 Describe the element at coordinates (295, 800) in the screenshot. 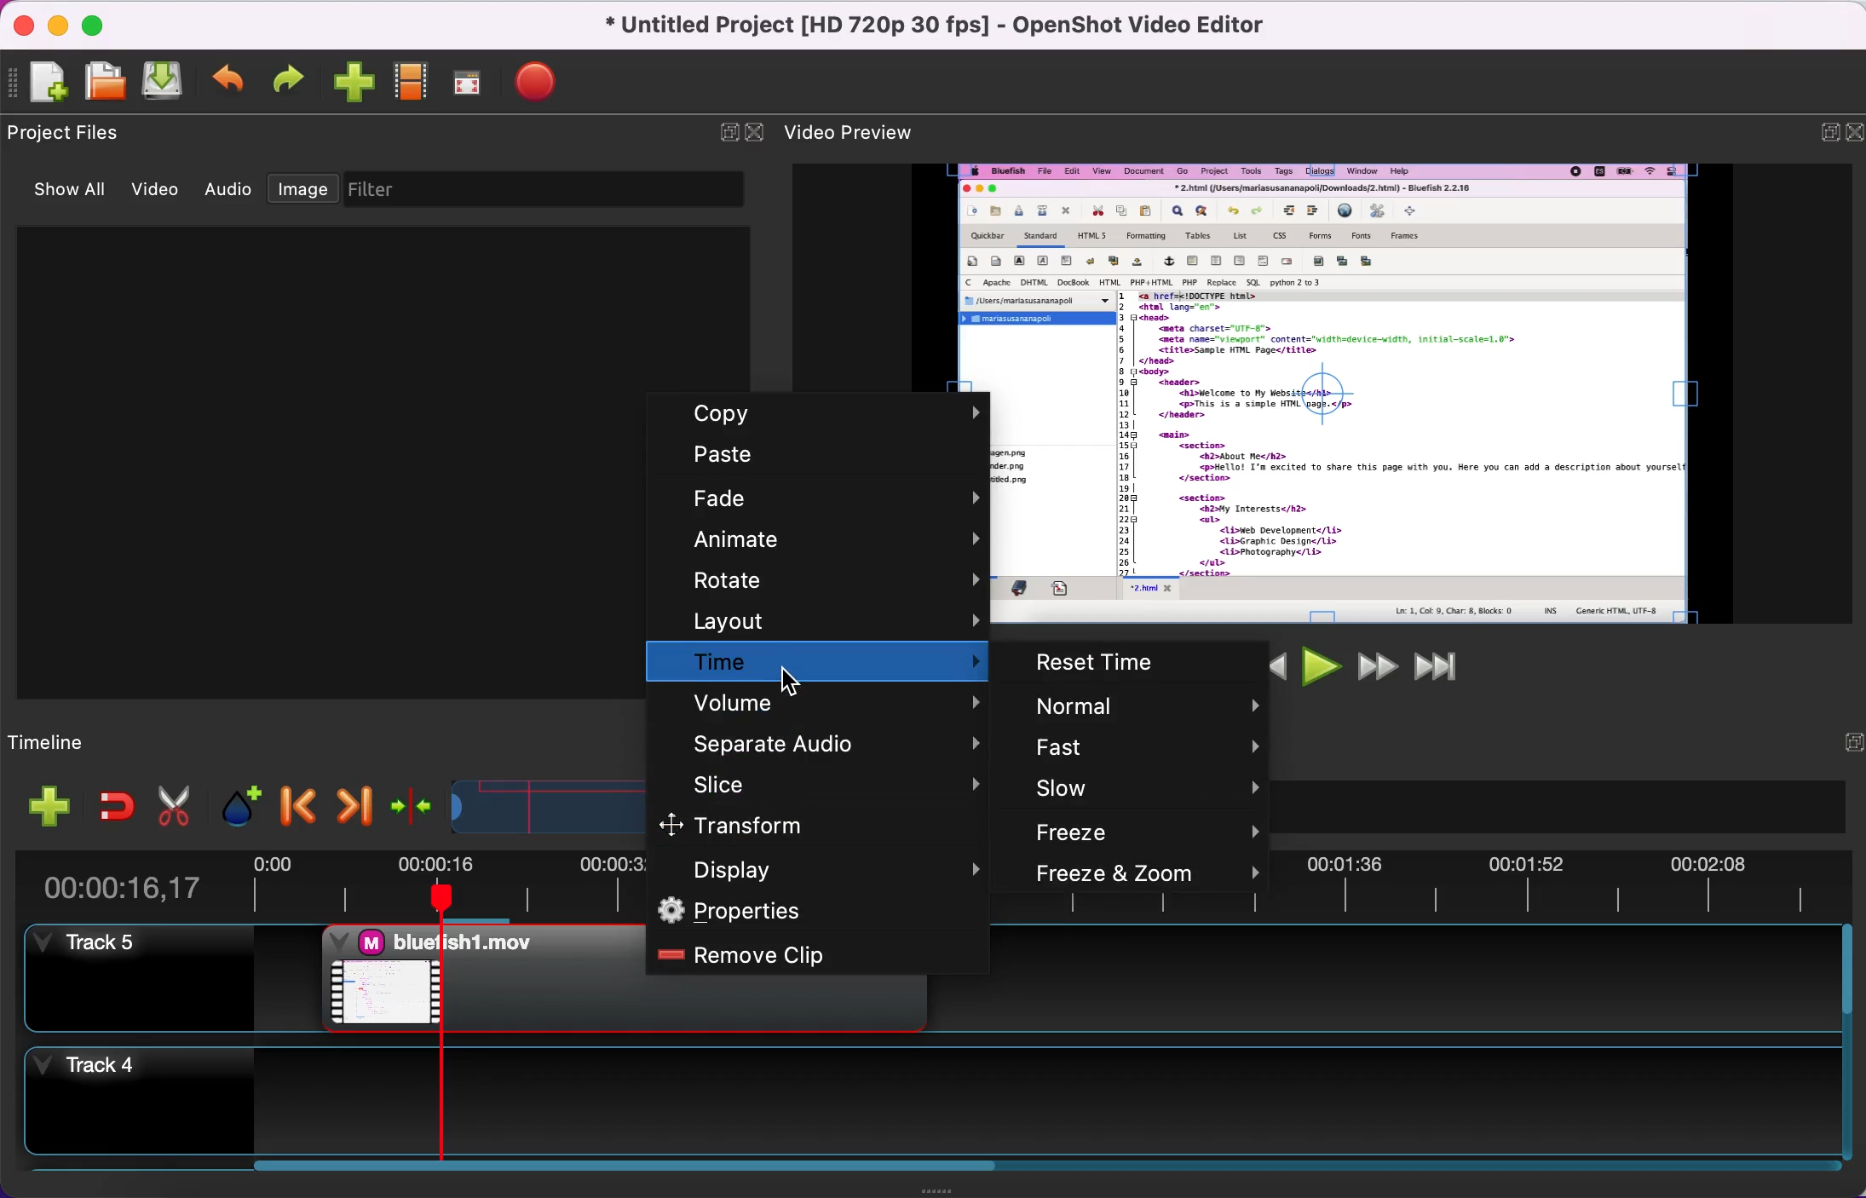

I see `previous marker` at that location.